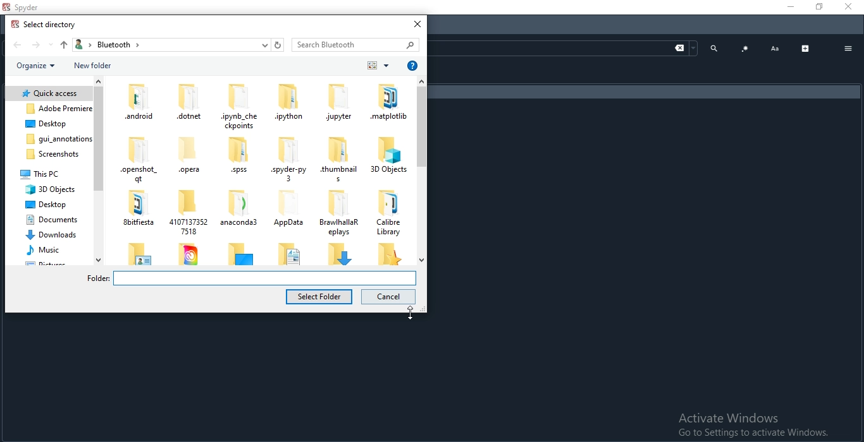  Describe the element at coordinates (137, 253) in the screenshot. I see `folder` at that location.